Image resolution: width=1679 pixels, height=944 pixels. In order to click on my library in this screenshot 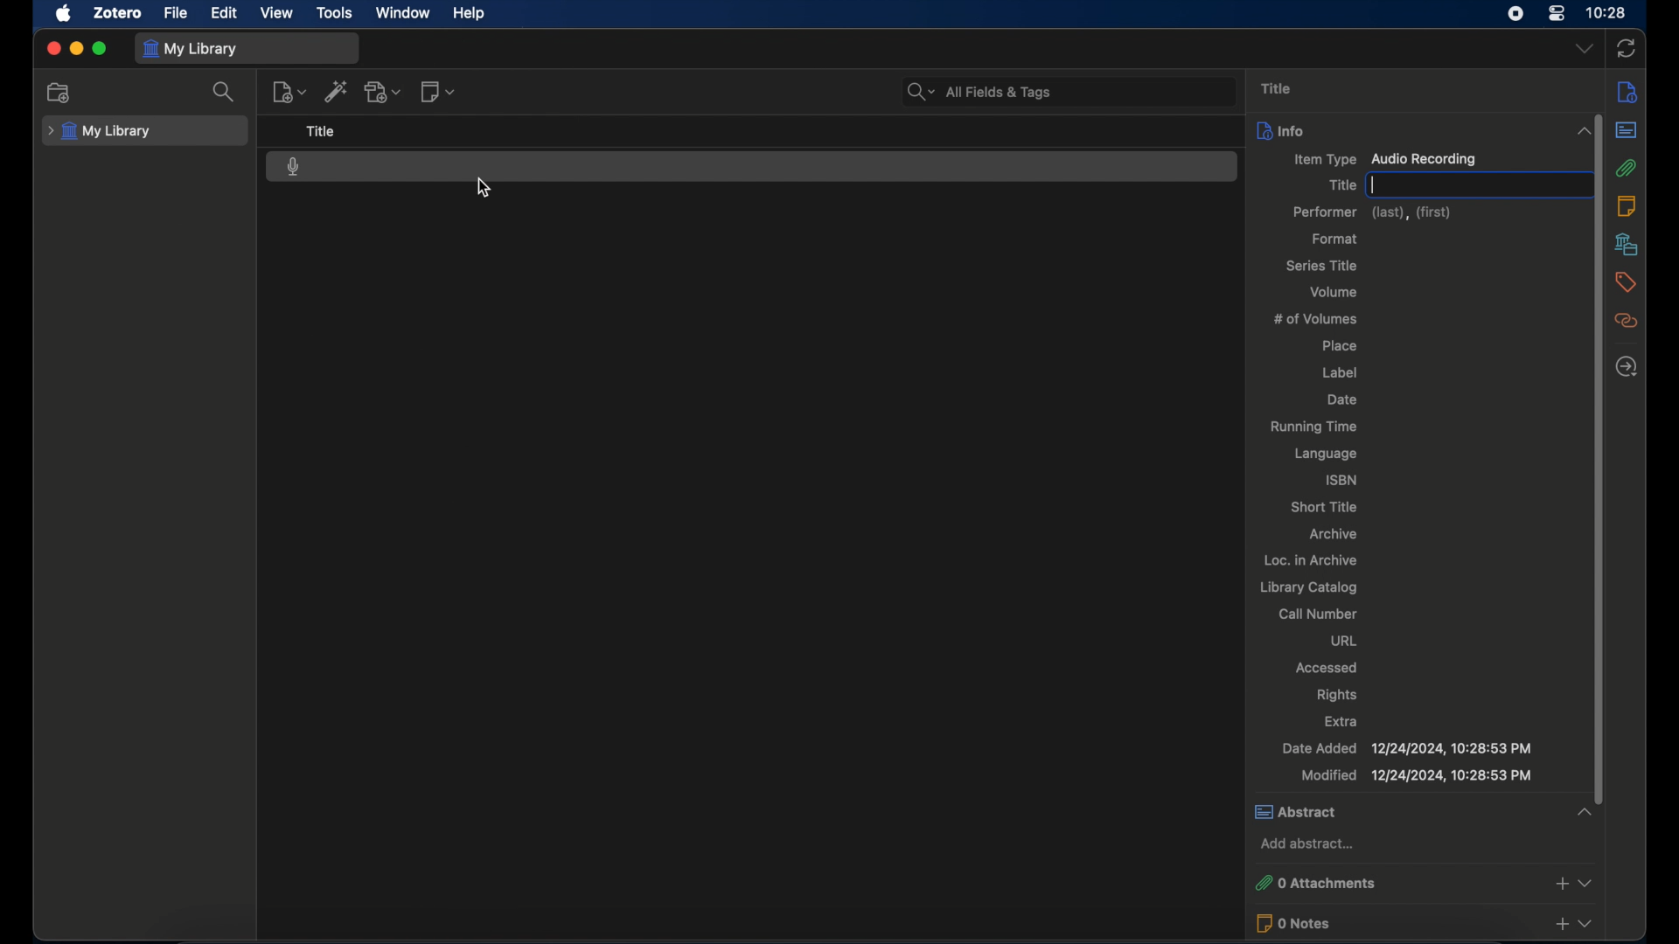, I will do `click(191, 50)`.